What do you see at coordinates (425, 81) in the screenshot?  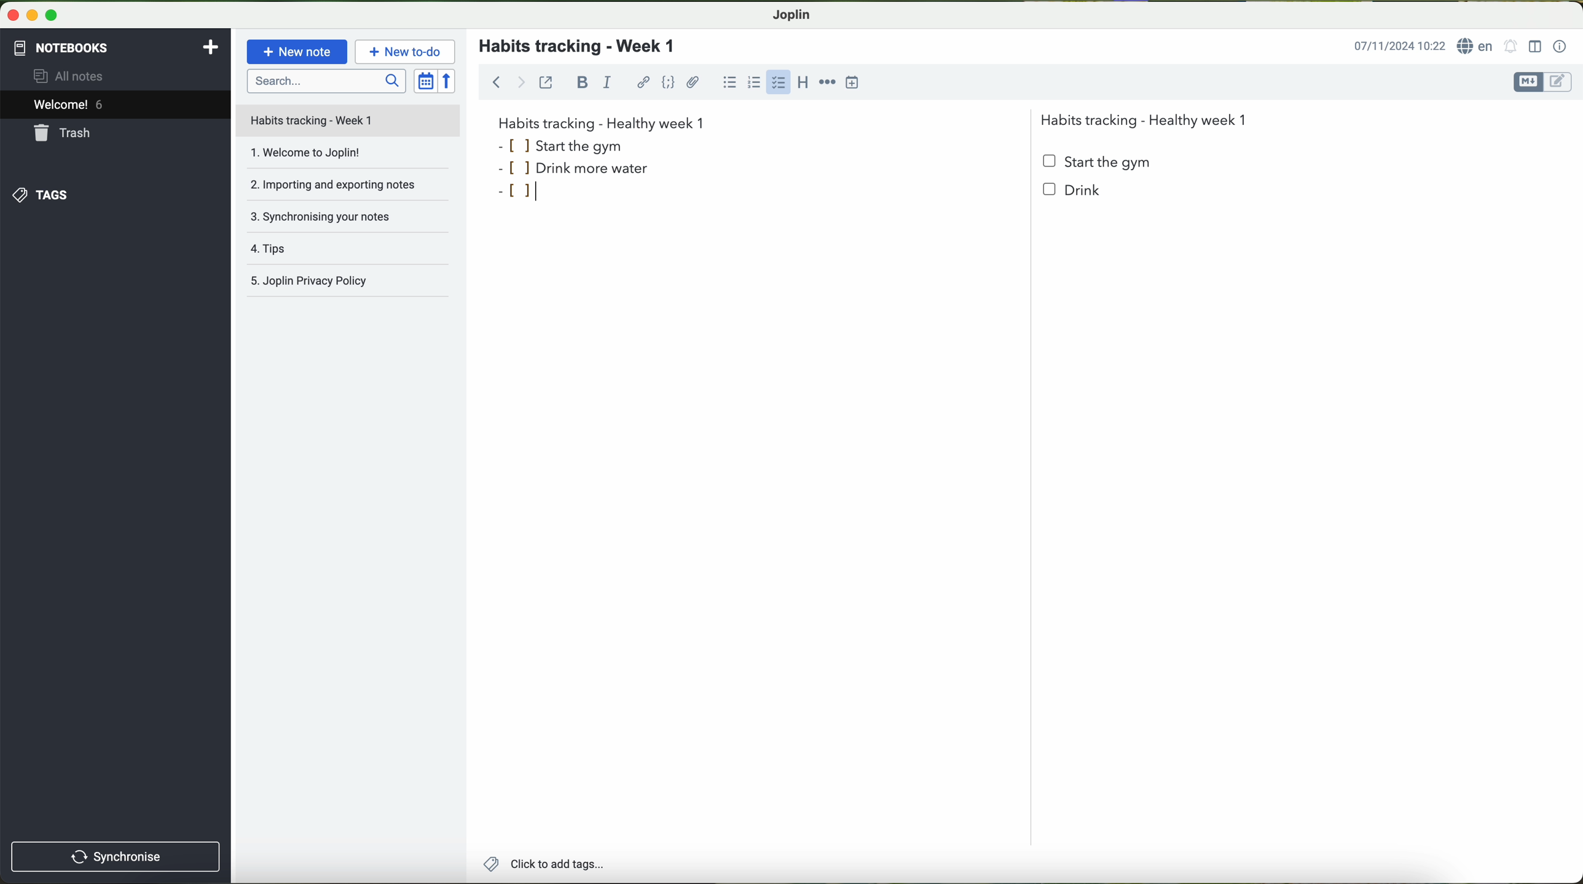 I see `toggle sort order field` at bounding box center [425, 81].